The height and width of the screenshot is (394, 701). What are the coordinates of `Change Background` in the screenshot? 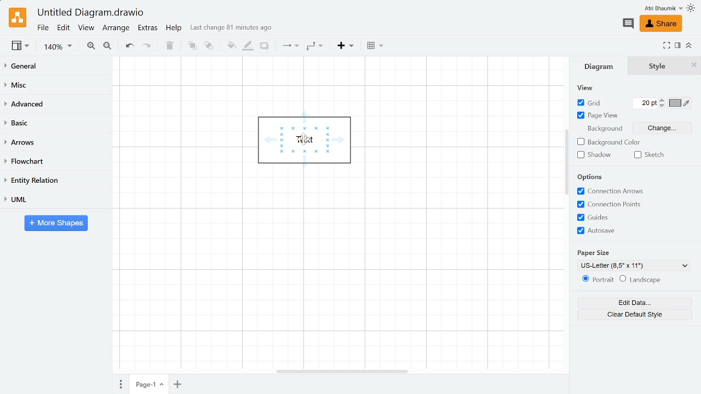 It's located at (661, 128).